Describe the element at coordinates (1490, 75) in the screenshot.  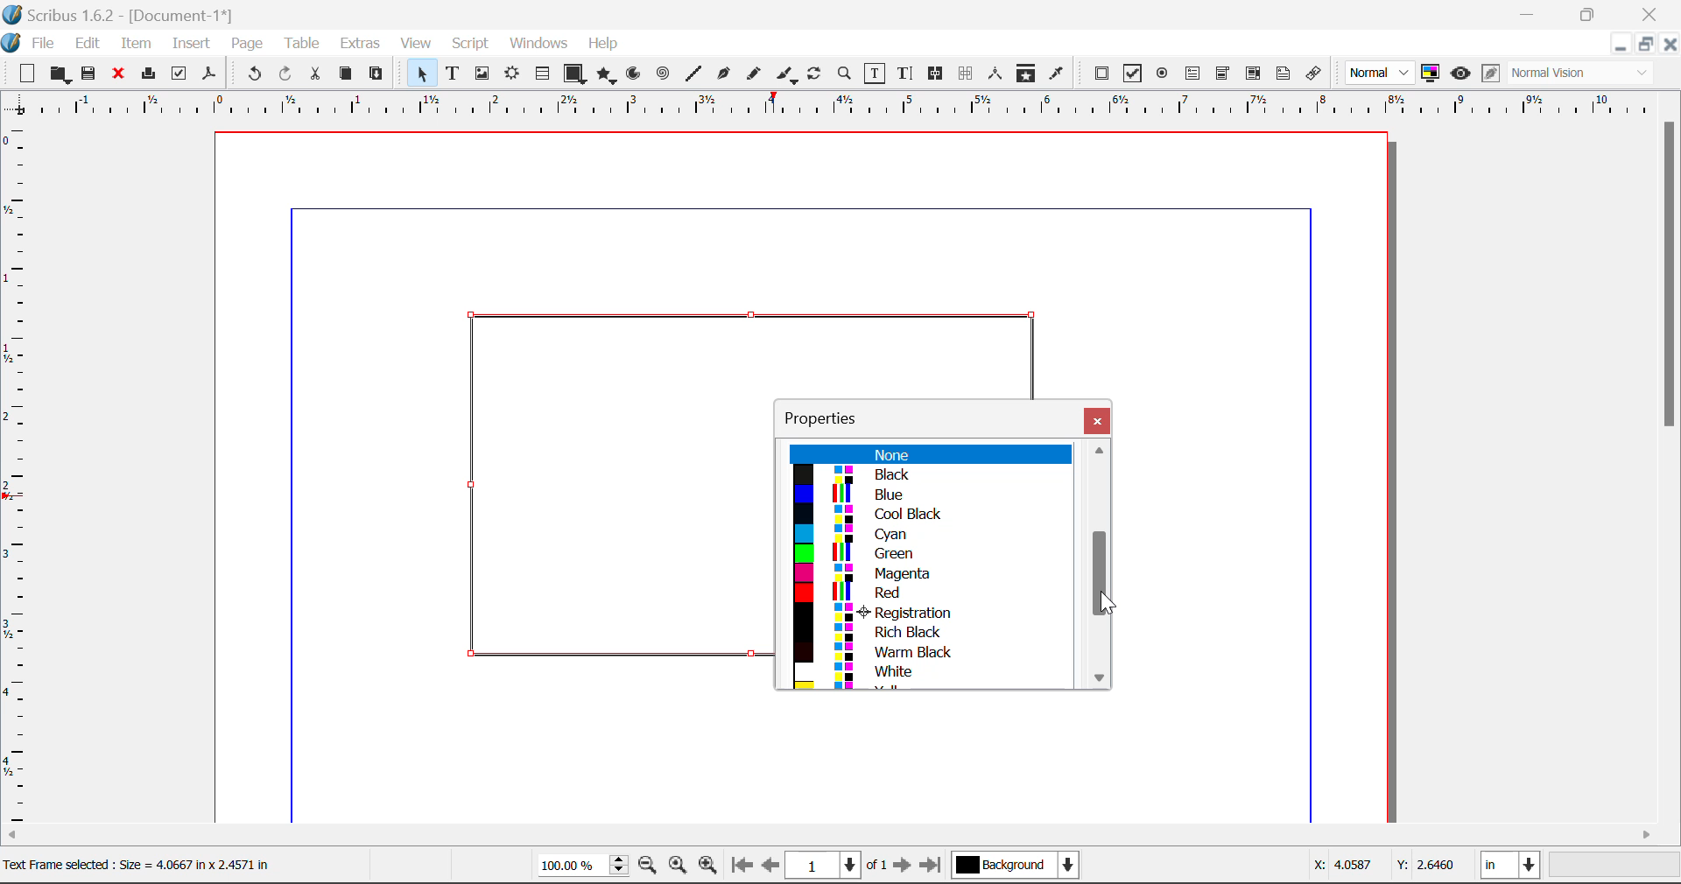
I see `Edit in Preview Mode` at that location.